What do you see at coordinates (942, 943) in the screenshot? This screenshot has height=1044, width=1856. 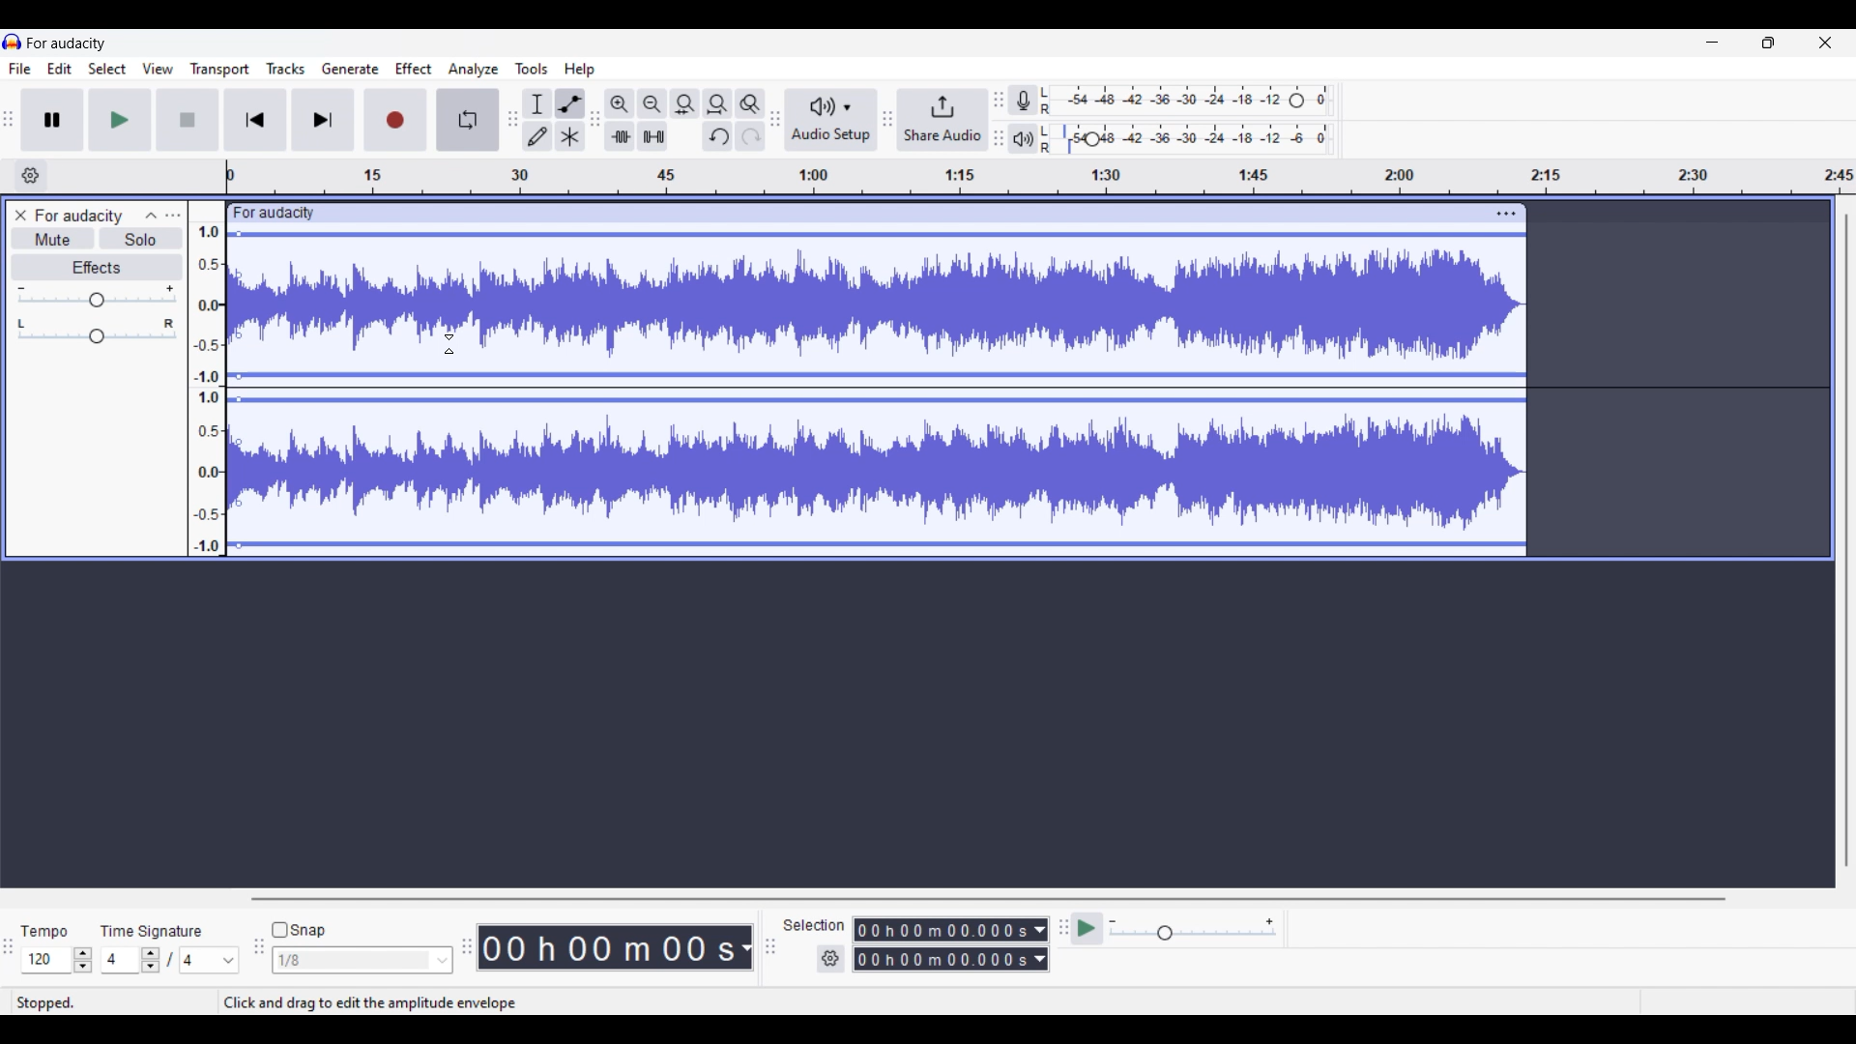 I see `Selection duration` at bounding box center [942, 943].